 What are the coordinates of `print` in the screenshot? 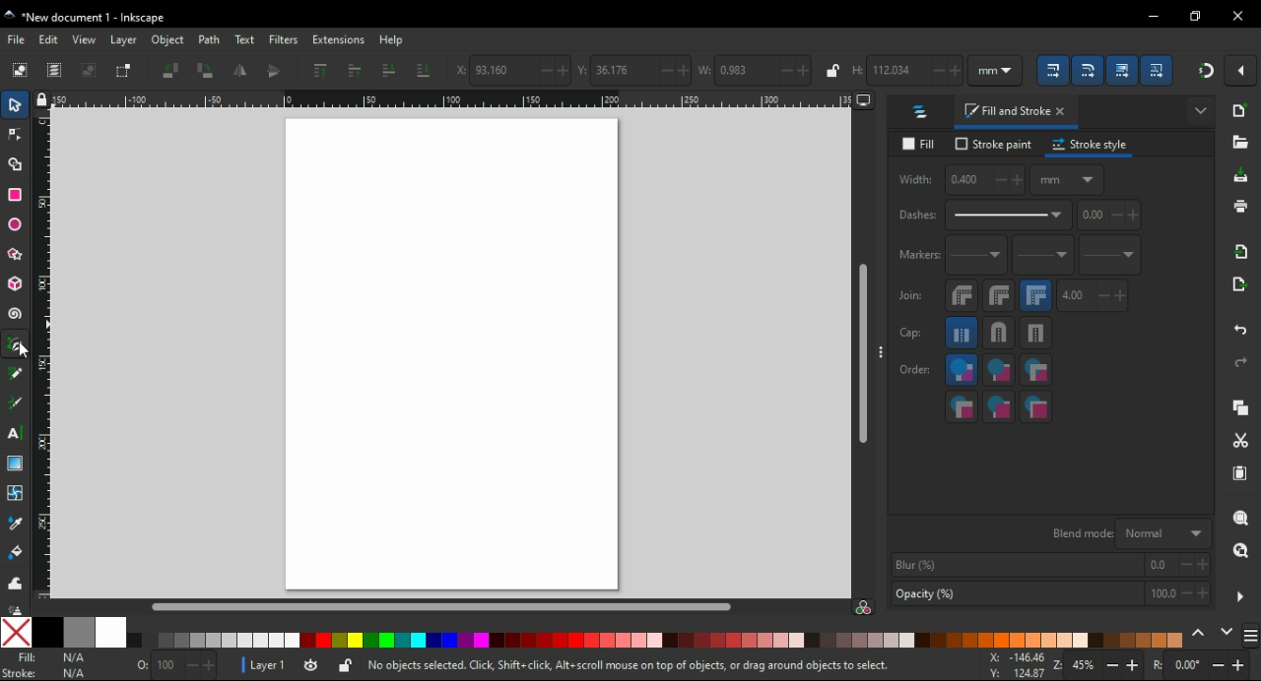 It's located at (1239, 206).